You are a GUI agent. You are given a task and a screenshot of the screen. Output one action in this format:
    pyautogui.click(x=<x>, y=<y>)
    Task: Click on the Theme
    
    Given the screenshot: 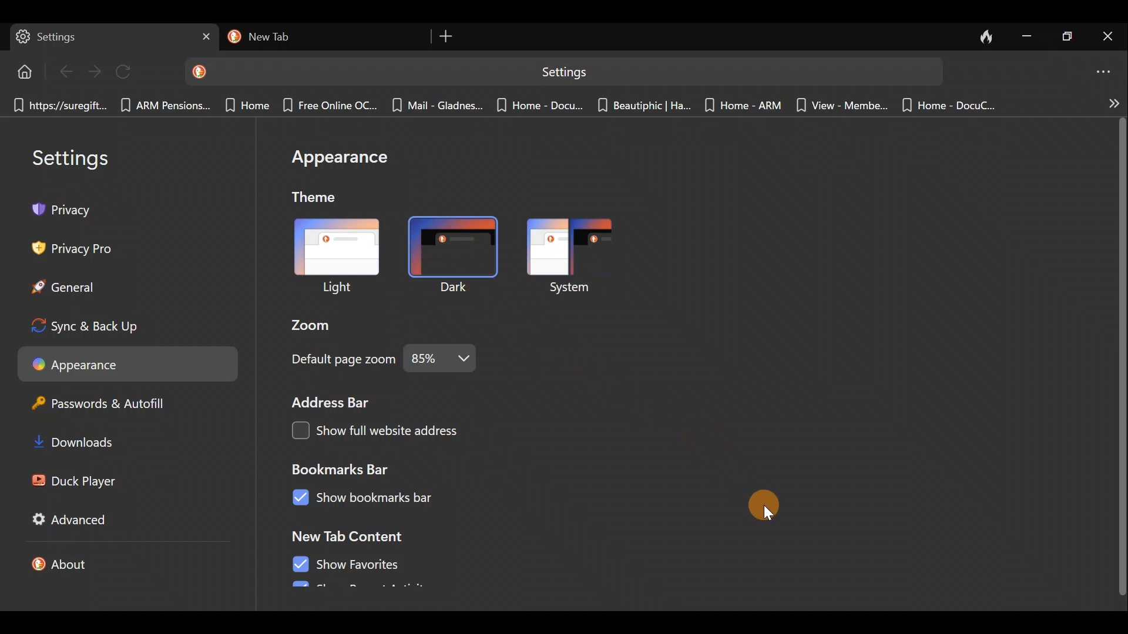 What is the action you would take?
    pyautogui.click(x=327, y=200)
    